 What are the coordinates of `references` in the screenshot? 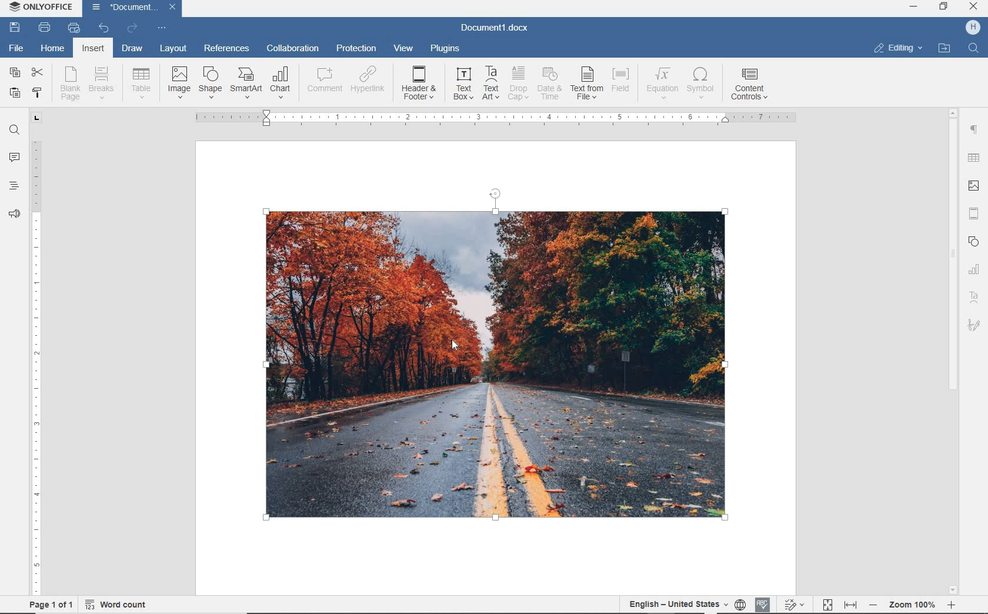 It's located at (228, 49).